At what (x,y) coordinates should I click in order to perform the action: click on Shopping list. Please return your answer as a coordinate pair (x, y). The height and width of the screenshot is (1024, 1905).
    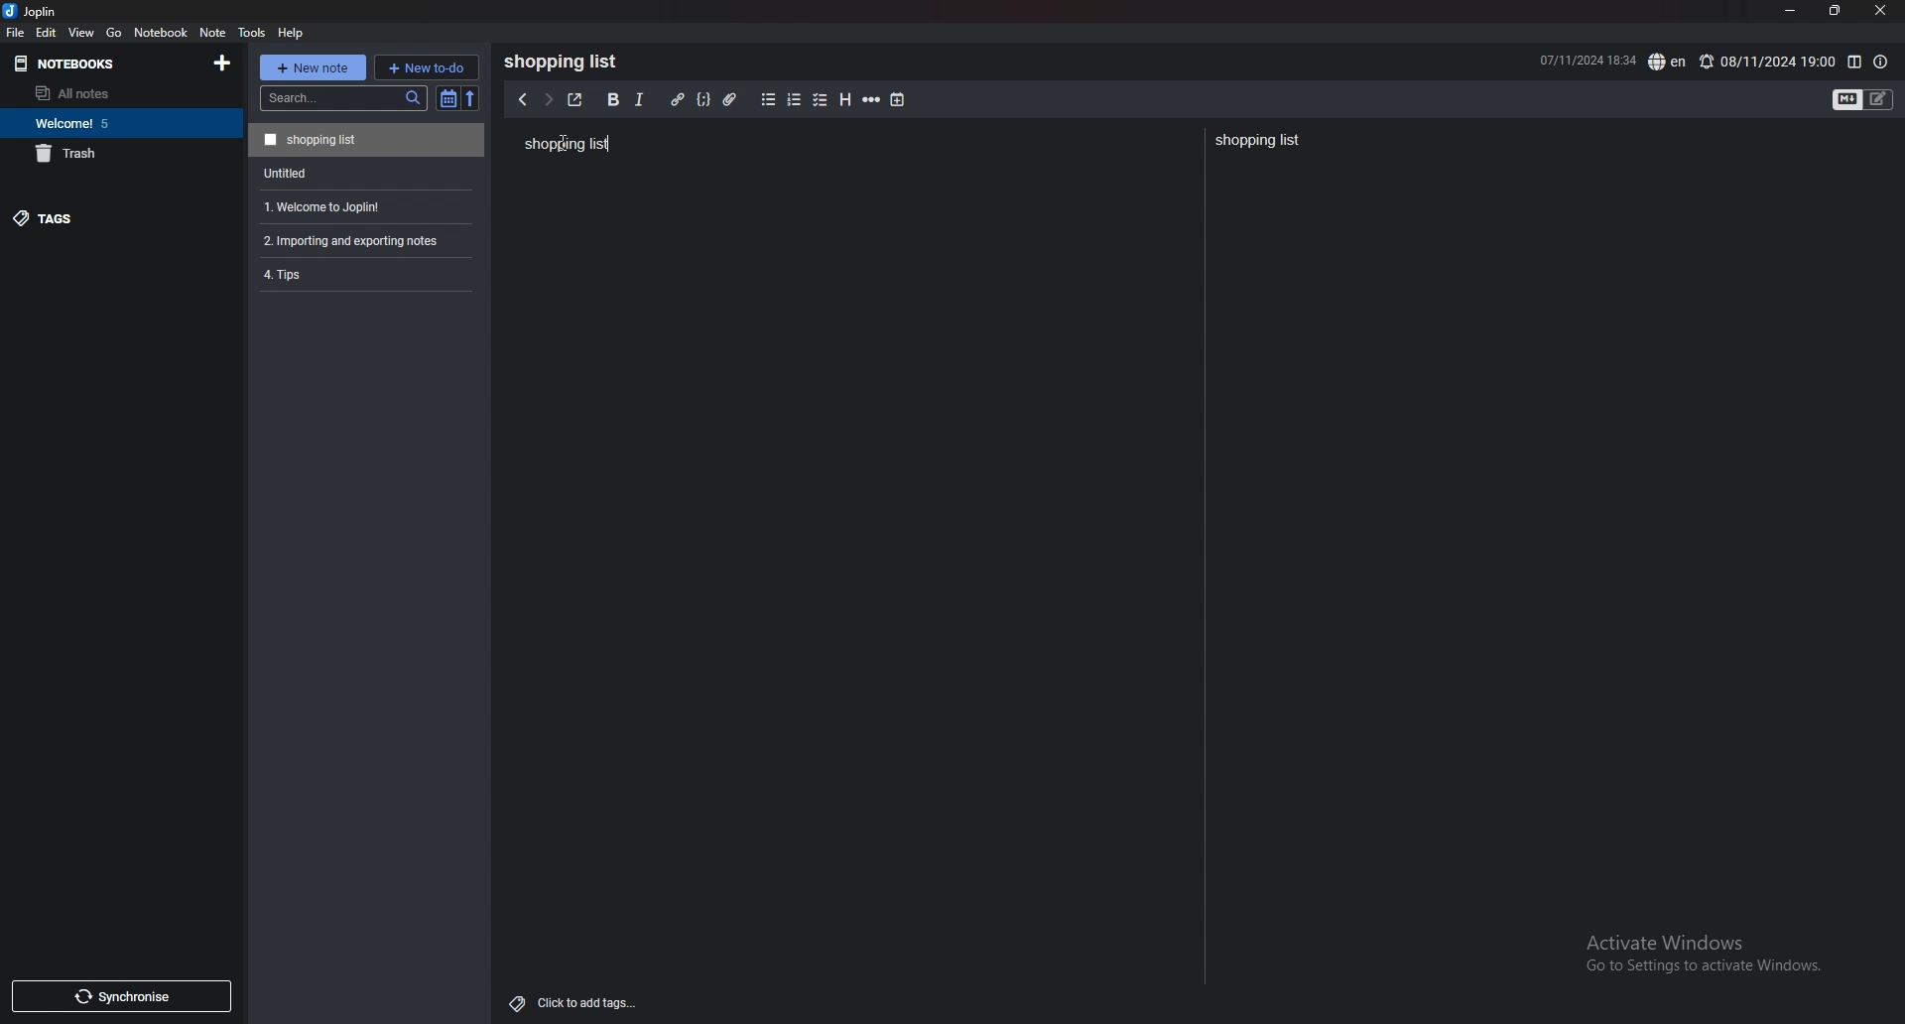
    Looking at the image, I should click on (566, 144).